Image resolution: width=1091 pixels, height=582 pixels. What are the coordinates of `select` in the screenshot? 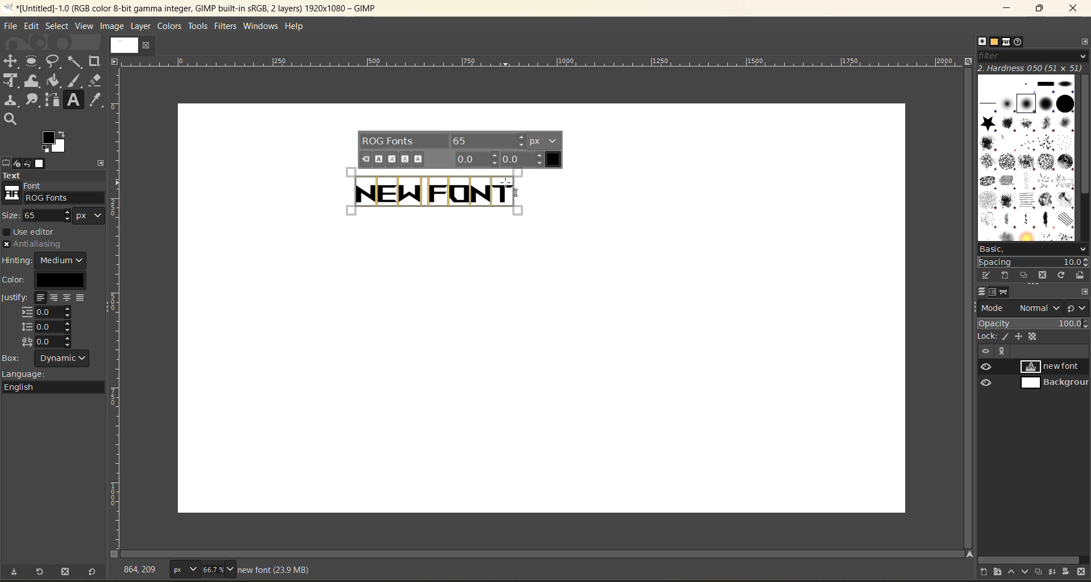 It's located at (57, 25).